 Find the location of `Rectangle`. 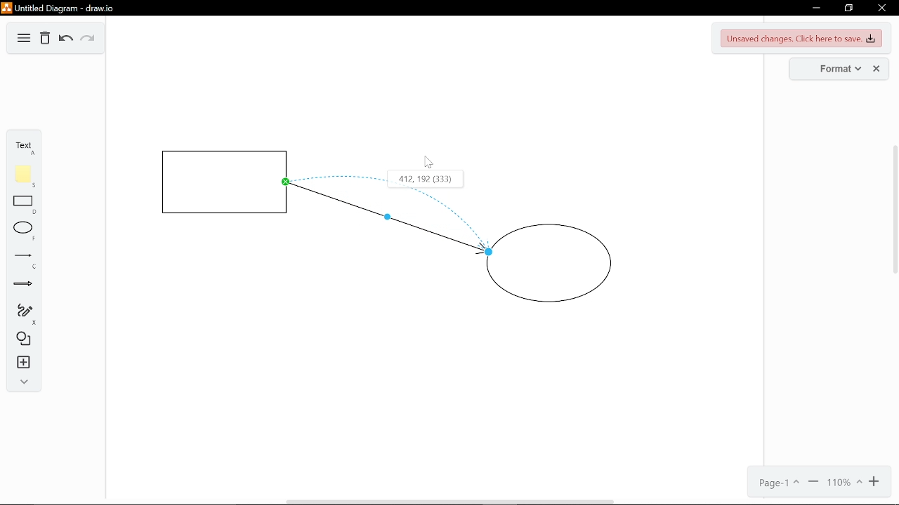

Rectangle is located at coordinates (22, 205).